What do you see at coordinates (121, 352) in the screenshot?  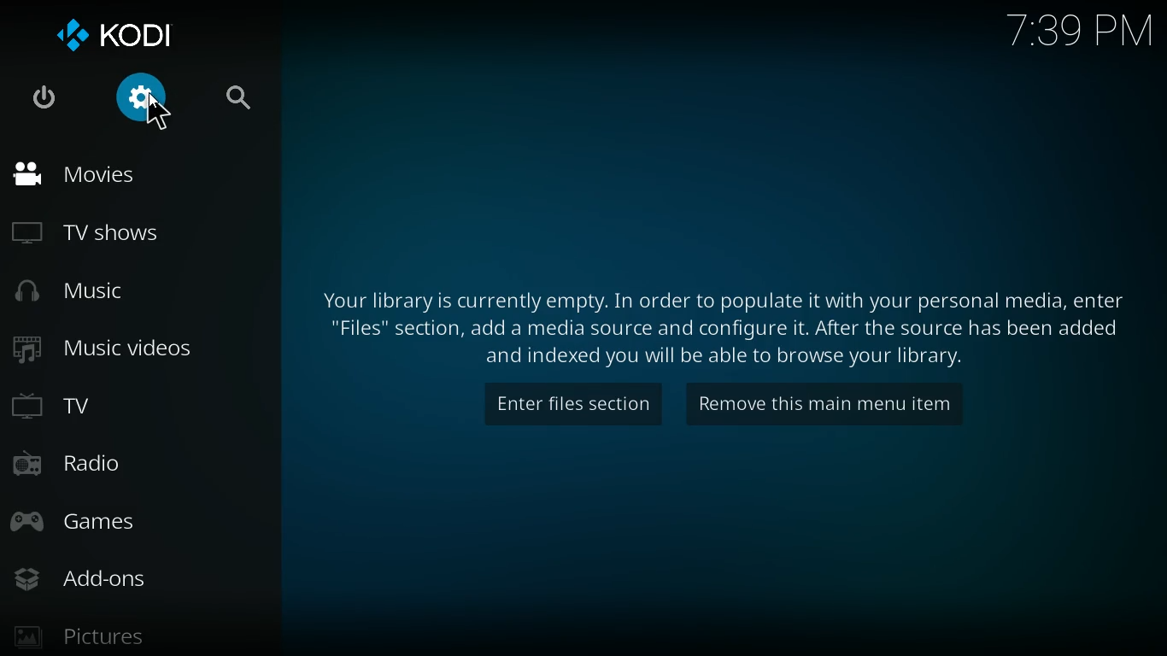 I see `music videos` at bounding box center [121, 352].